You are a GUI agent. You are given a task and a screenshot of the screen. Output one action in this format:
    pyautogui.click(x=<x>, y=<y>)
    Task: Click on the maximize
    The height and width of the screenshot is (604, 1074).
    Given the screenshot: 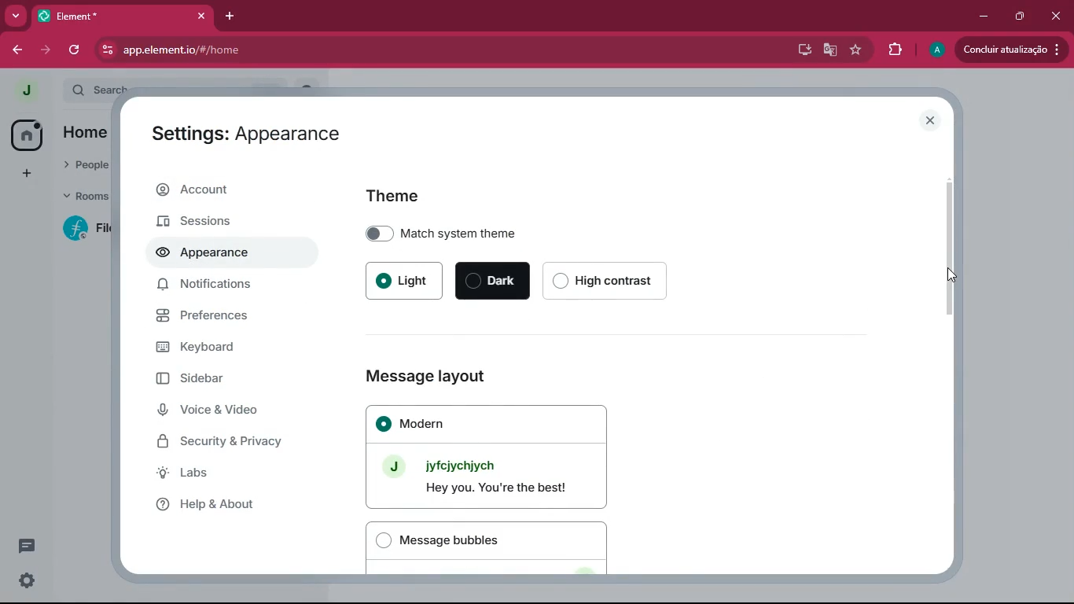 What is the action you would take?
    pyautogui.click(x=1023, y=15)
    